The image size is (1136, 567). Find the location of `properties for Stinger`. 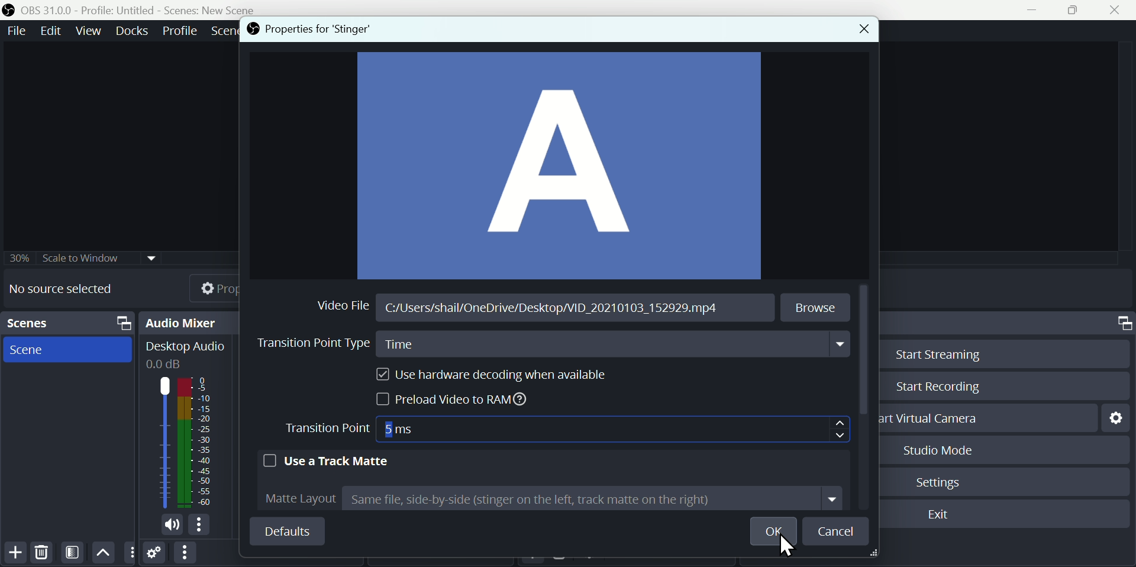

properties for Stinger is located at coordinates (307, 30).